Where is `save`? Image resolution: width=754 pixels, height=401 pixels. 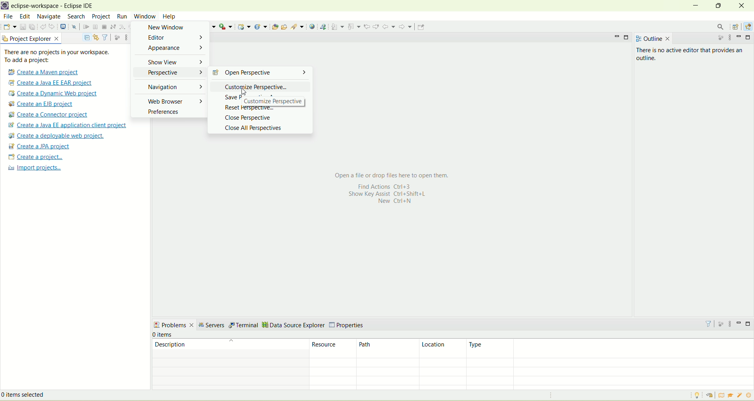
save is located at coordinates (22, 27).